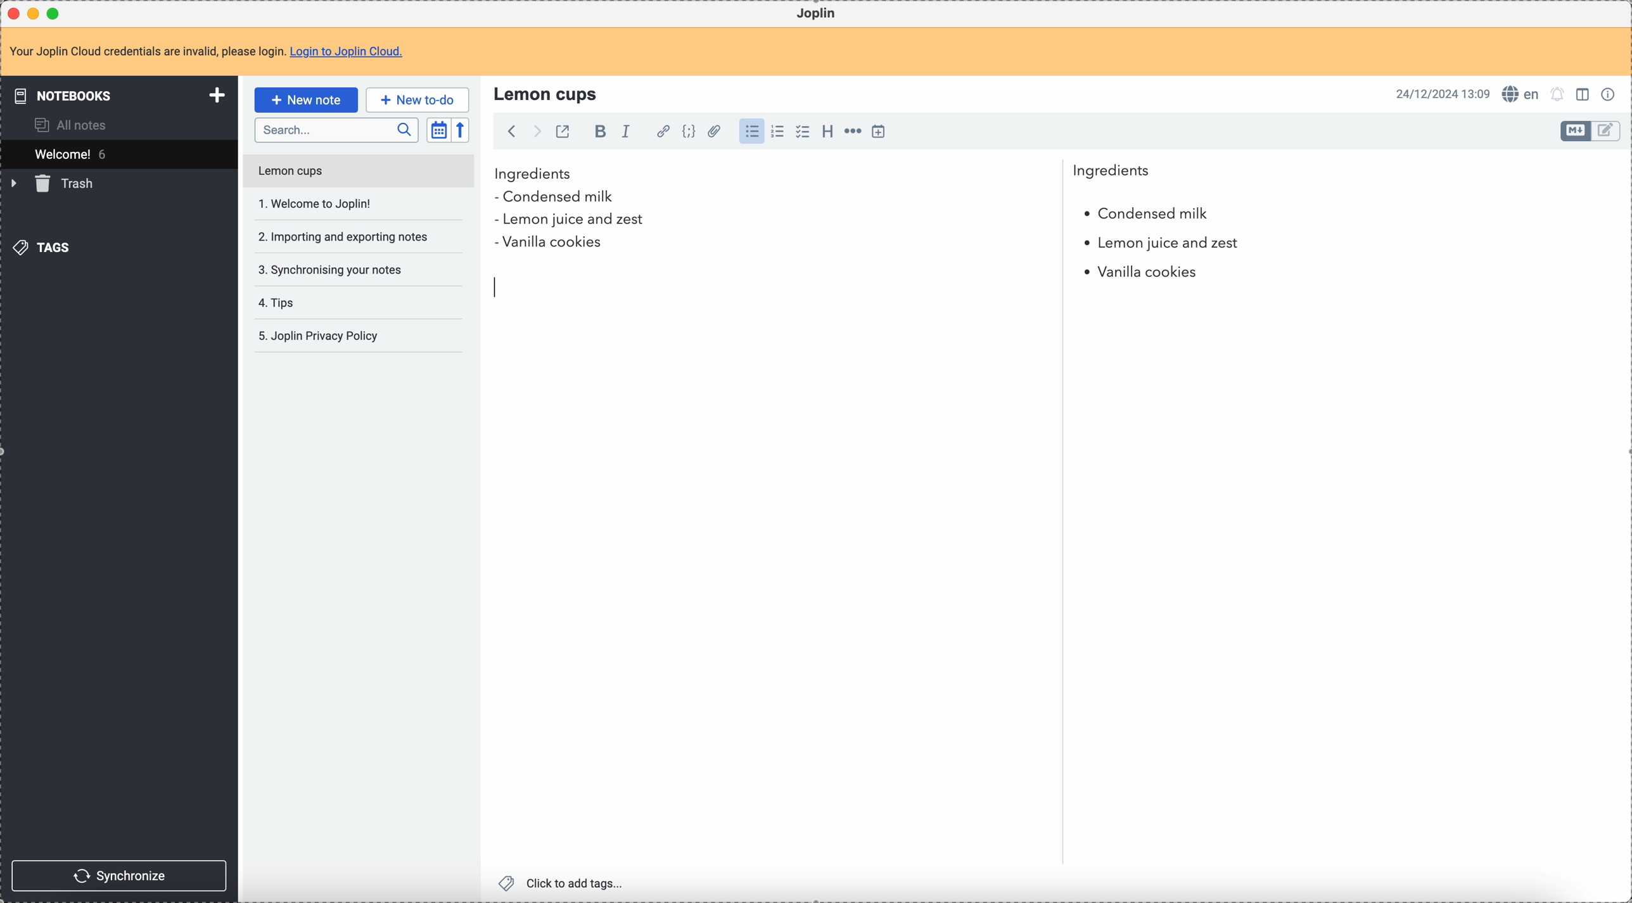 This screenshot has width=1632, height=903. What do you see at coordinates (689, 132) in the screenshot?
I see `code` at bounding box center [689, 132].